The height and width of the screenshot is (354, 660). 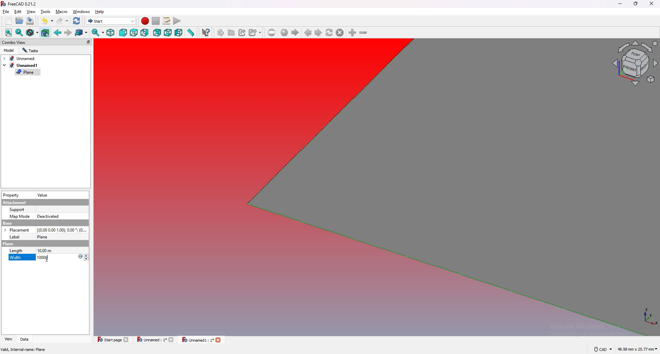 What do you see at coordinates (110, 33) in the screenshot?
I see `isometric` at bounding box center [110, 33].